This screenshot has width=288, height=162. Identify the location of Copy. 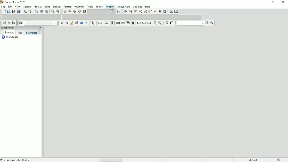
(41, 11).